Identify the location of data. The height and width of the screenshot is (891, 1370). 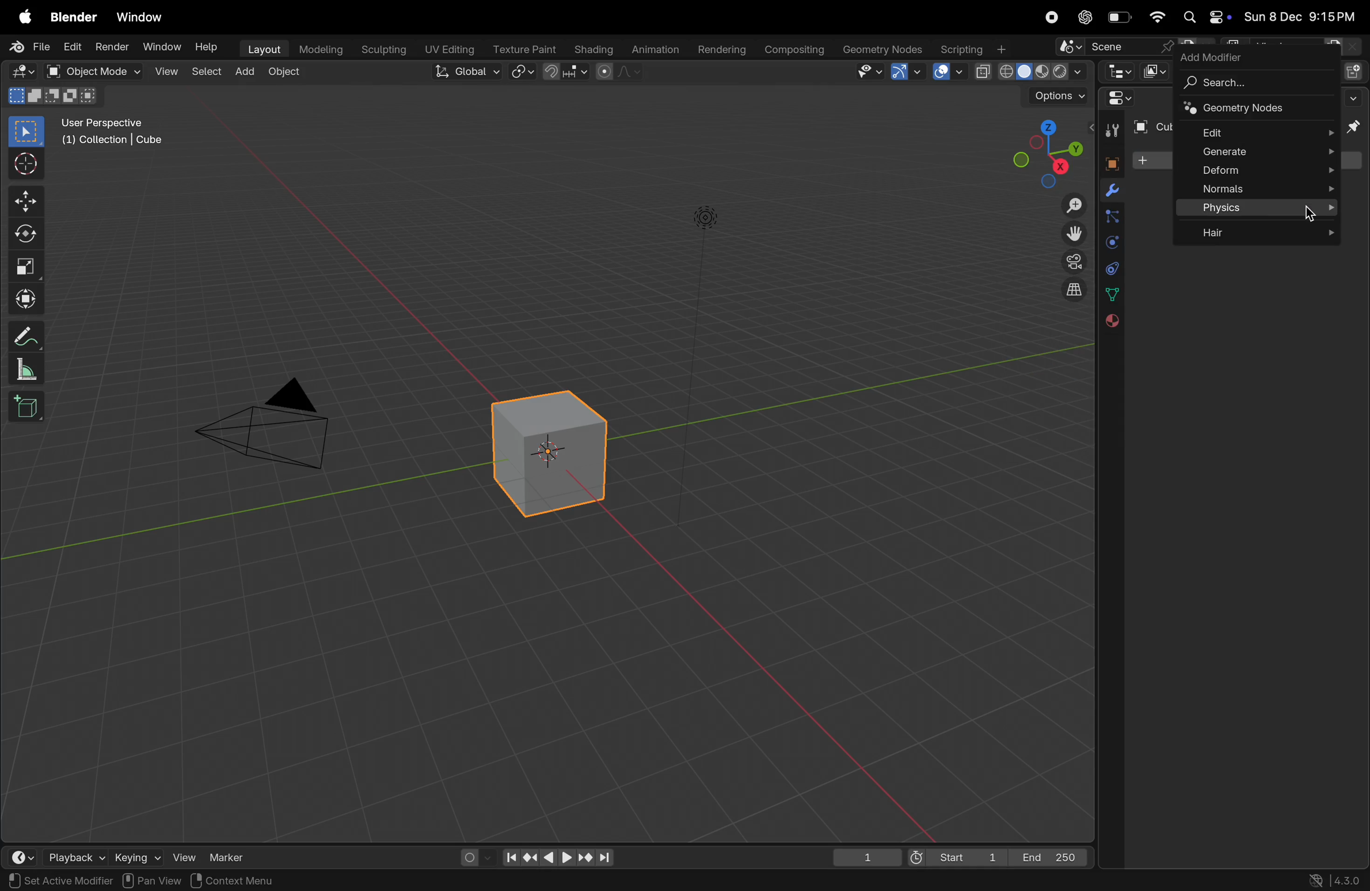
(1112, 294).